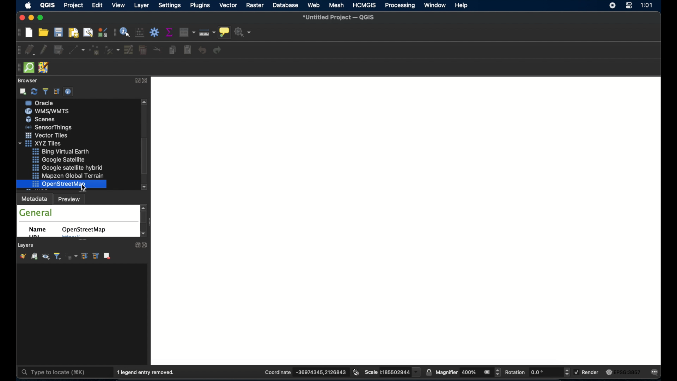  Describe the element at coordinates (48, 135) in the screenshot. I see `wms/wmts` at that location.